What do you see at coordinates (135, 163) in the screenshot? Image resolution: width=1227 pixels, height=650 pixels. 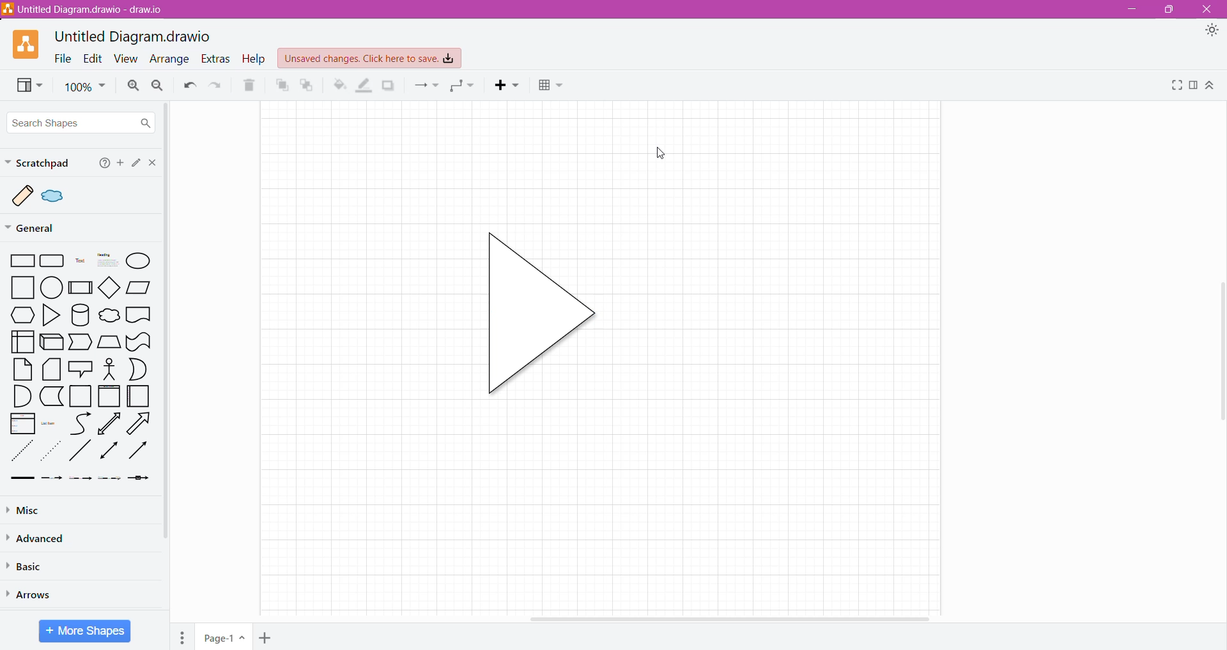 I see `Edit` at bounding box center [135, 163].